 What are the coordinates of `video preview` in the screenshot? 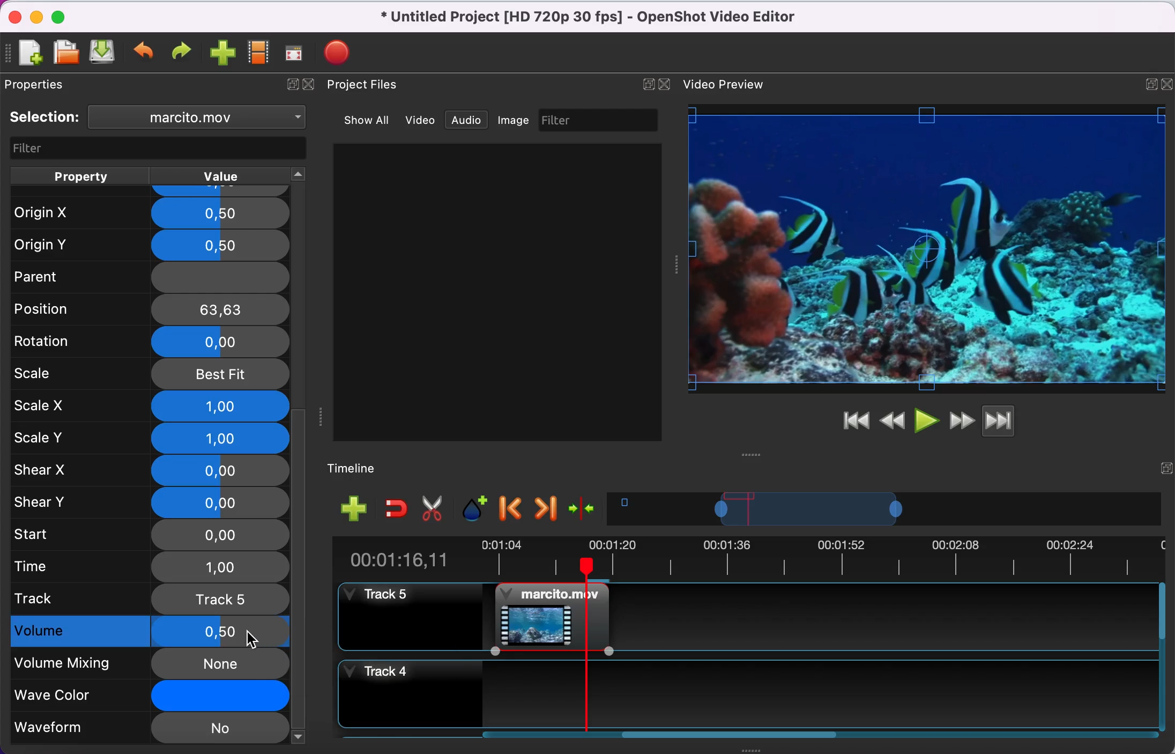 It's located at (927, 249).